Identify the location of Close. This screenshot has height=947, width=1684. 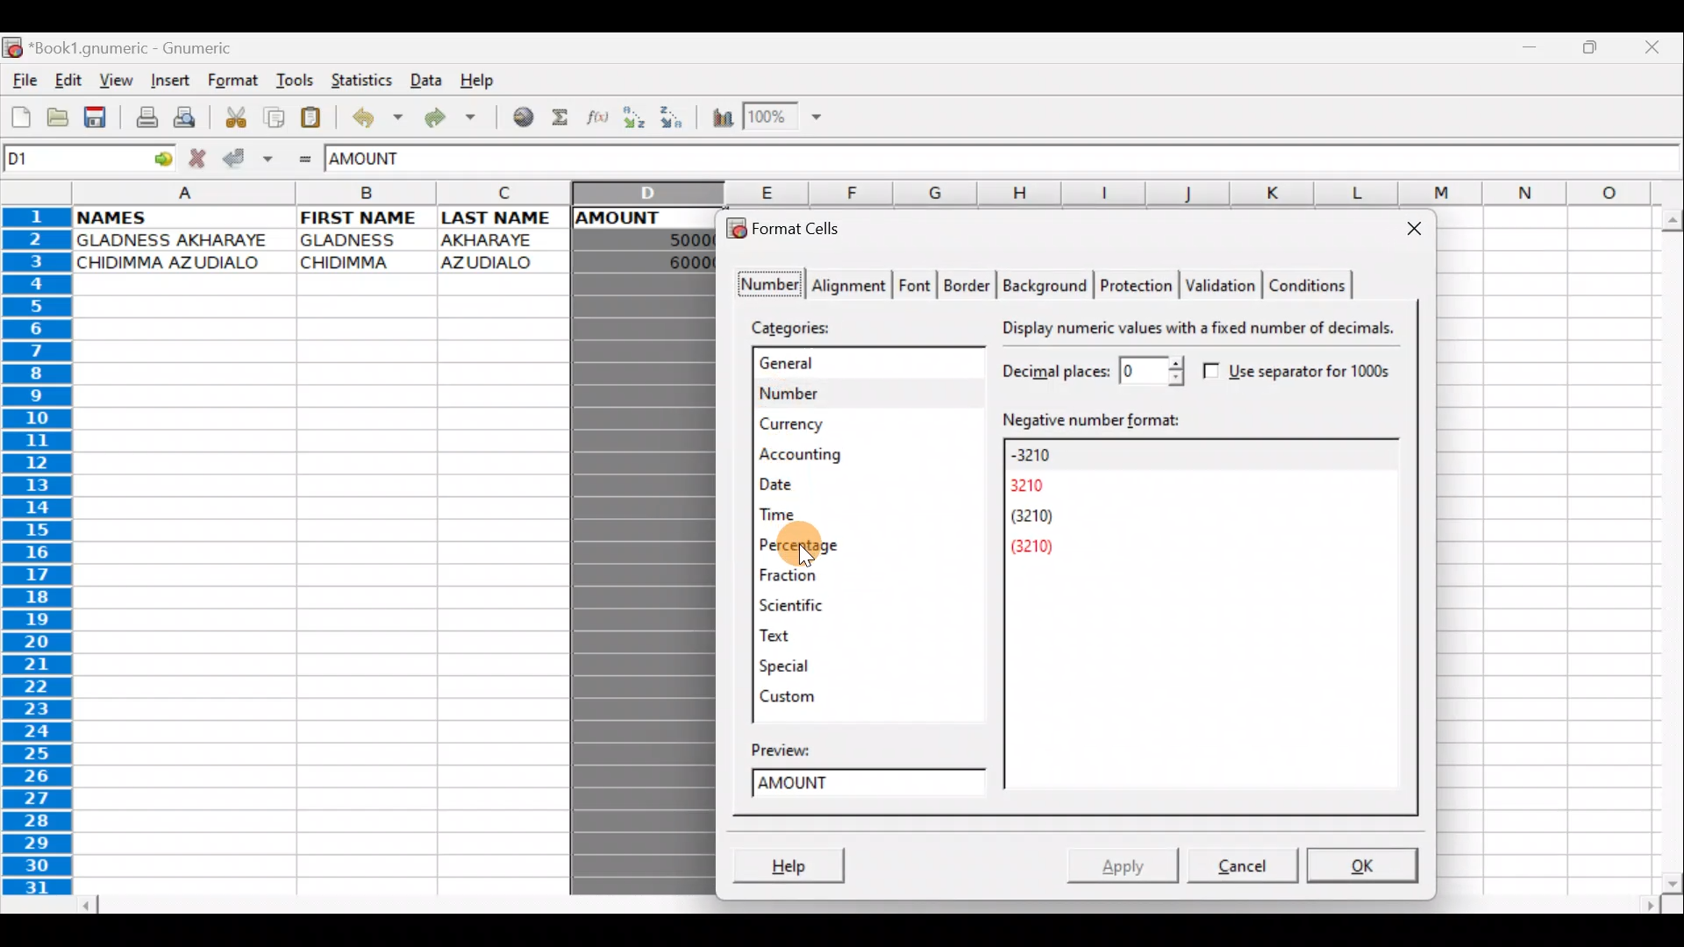
(1409, 228).